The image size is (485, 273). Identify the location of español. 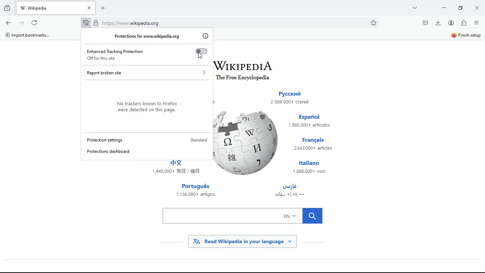
(312, 121).